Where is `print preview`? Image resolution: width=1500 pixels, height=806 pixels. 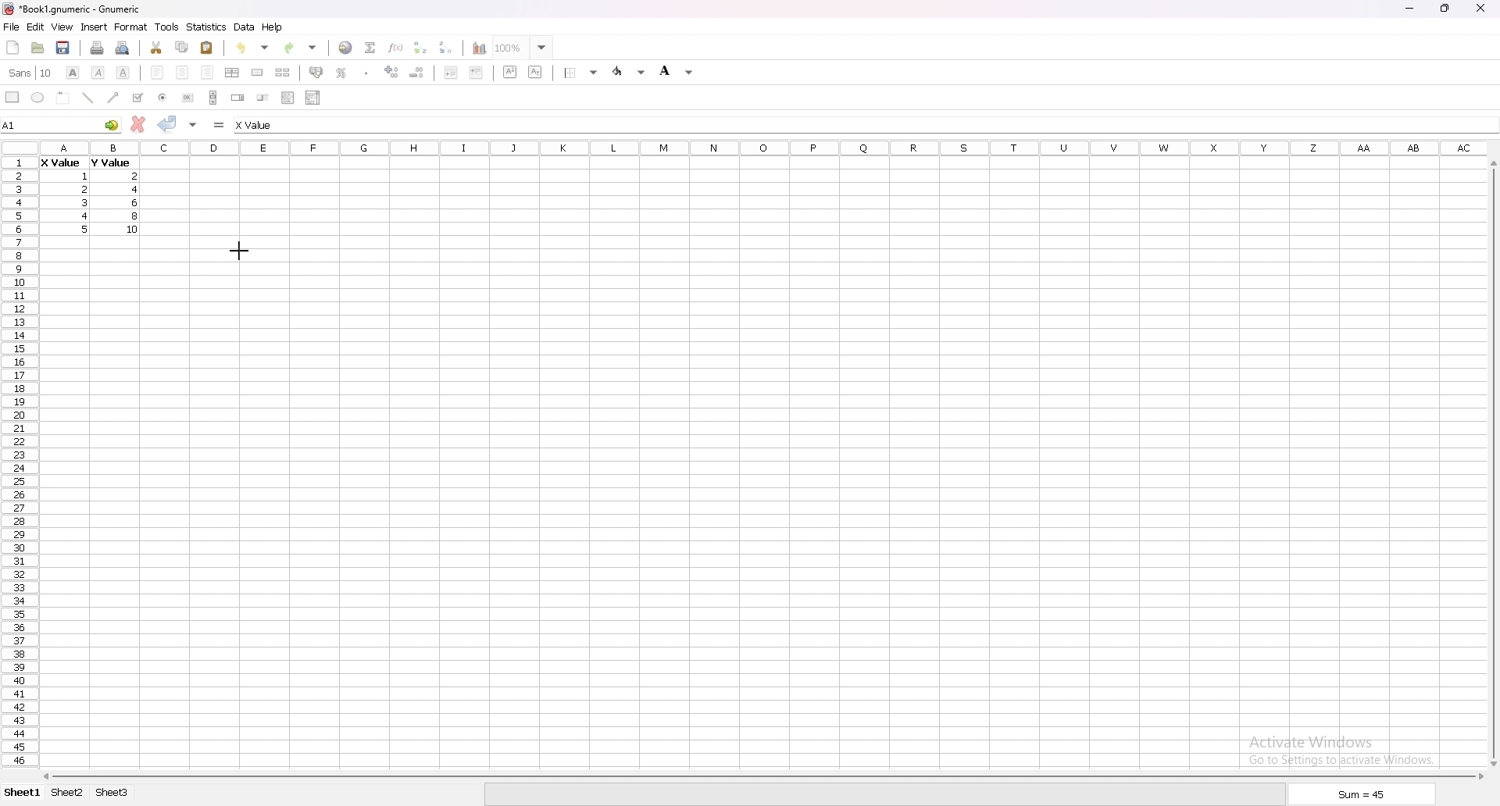 print preview is located at coordinates (123, 48).